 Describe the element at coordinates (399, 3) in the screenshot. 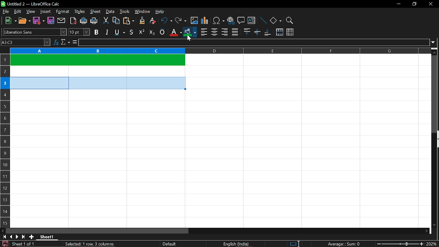

I see `minimize` at that location.